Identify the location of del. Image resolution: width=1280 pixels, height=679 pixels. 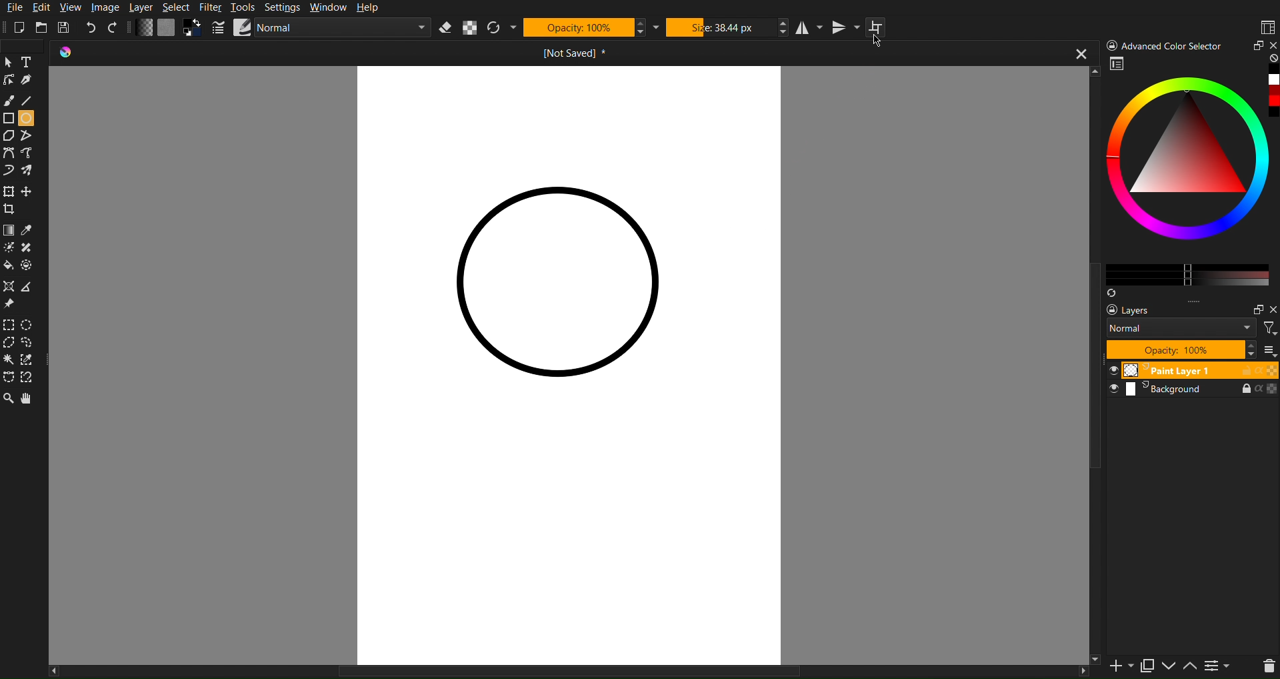
(1272, 668).